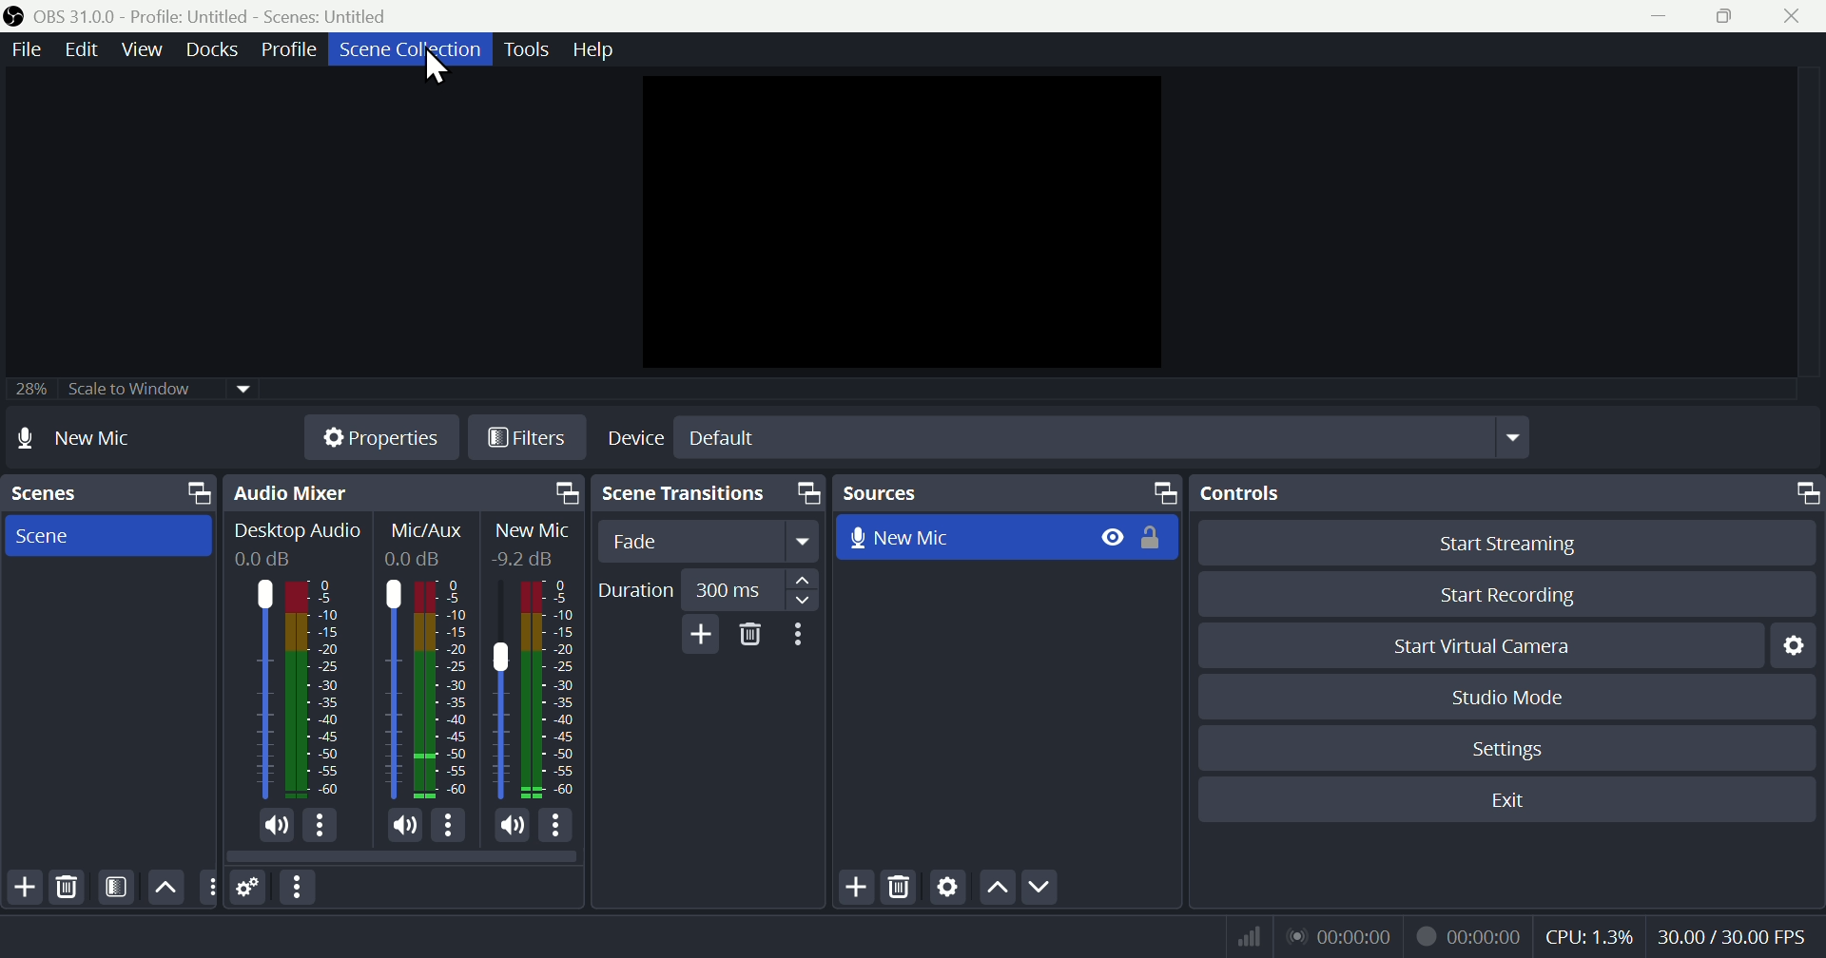  What do you see at coordinates (406, 50) in the screenshot?
I see `Scene collection` at bounding box center [406, 50].